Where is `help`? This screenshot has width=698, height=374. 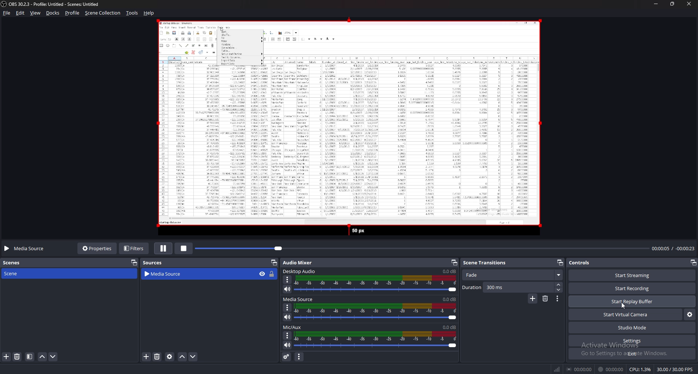
help is located at coordinates (150, 13).